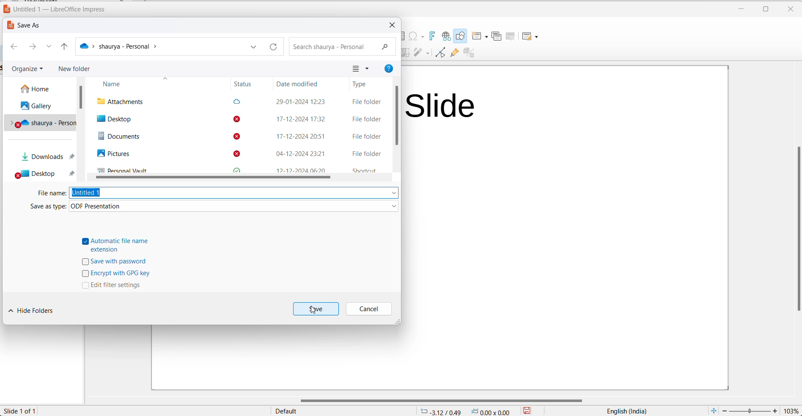 This screenshot has width=802, height=416. What do you see at coordinates (74, 69) in the screenshot?
I see `new folder` at bounding box center [74, 69].